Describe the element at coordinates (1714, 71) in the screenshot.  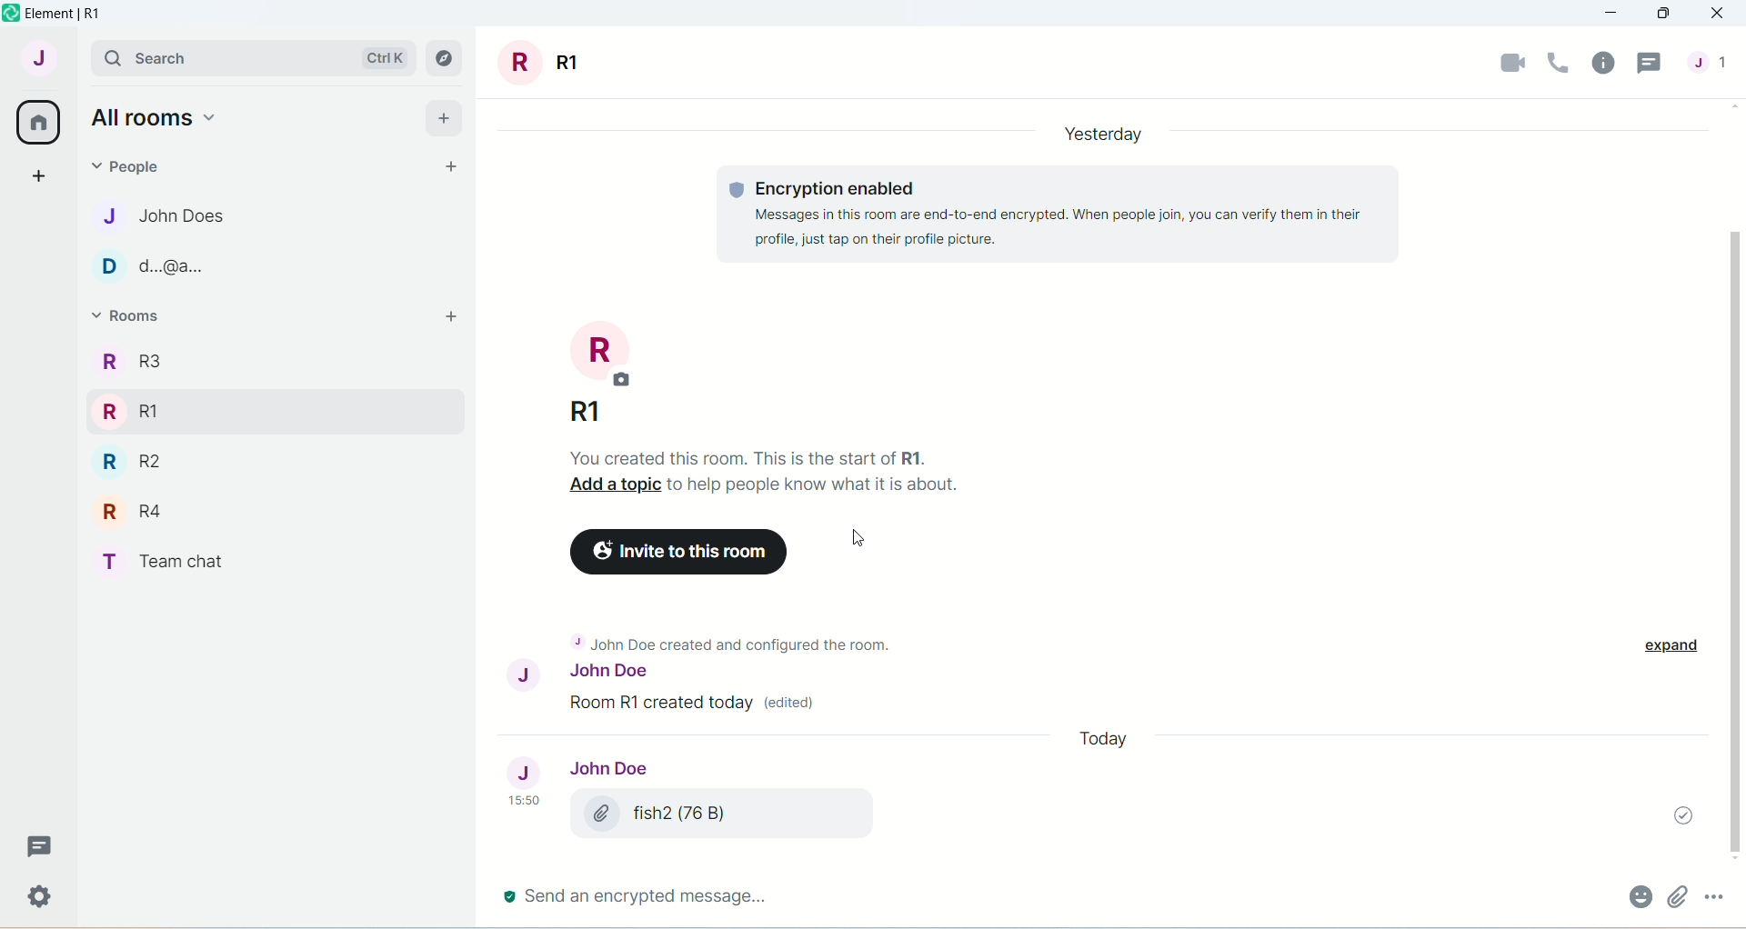
I see `people` at that location.